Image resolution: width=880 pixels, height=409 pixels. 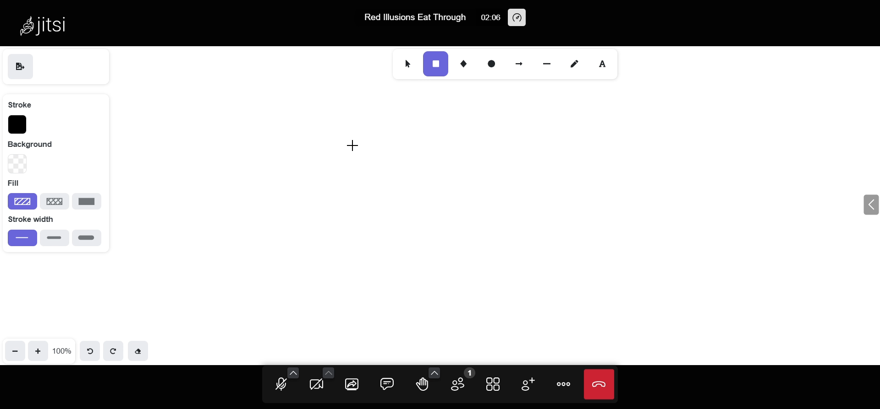 I want to click on background type, so click(x=16, y=164).